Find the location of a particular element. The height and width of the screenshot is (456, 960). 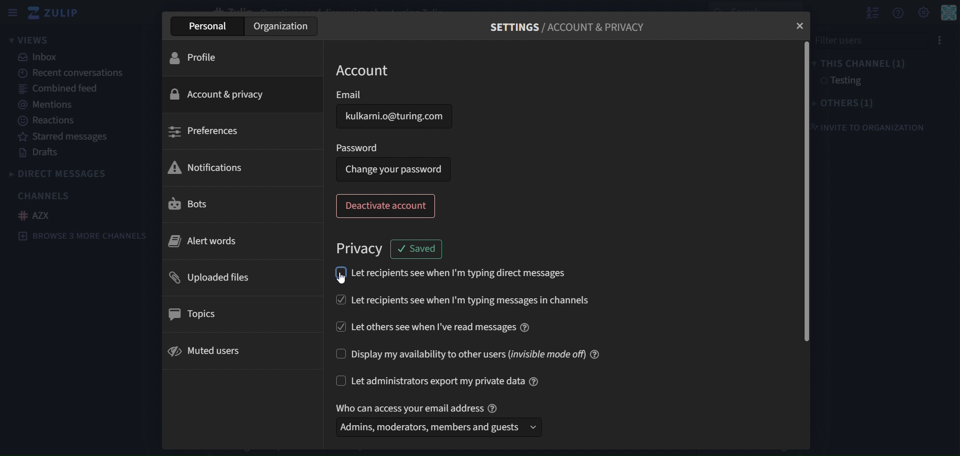

who can access your email address is located at coordinates (434, 407).